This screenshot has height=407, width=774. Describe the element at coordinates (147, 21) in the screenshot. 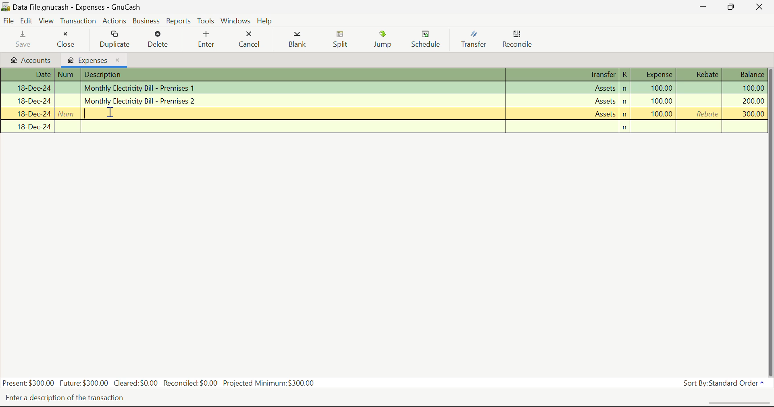

I see `Business` at that location.